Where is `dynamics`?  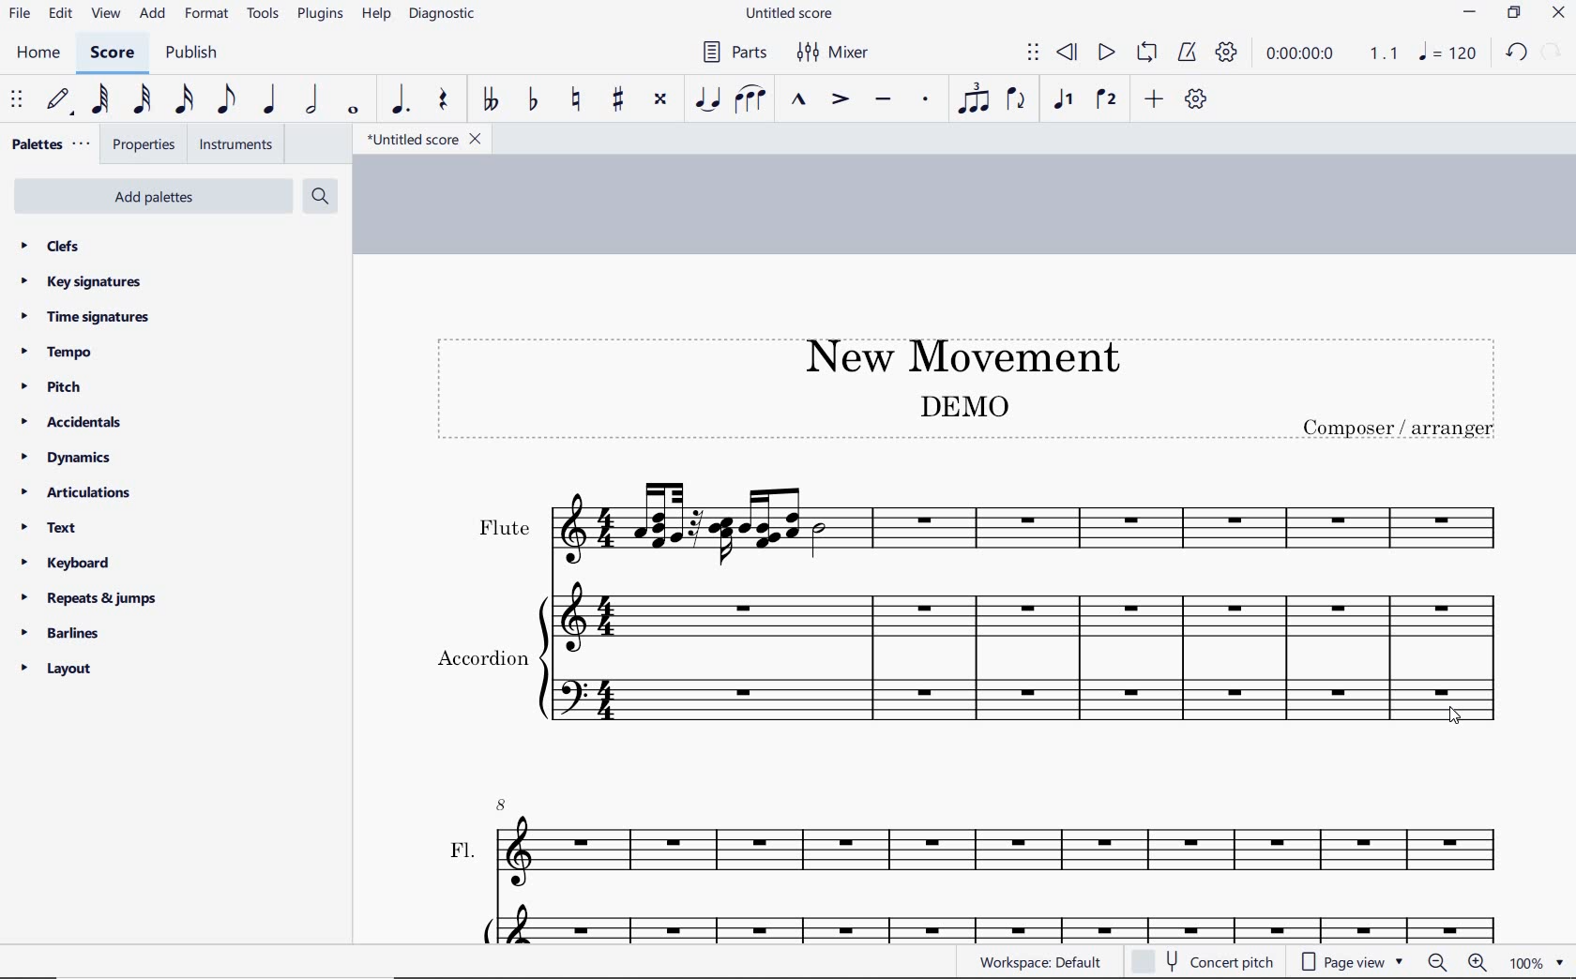 dynamics is located at coordinates (71, 458).